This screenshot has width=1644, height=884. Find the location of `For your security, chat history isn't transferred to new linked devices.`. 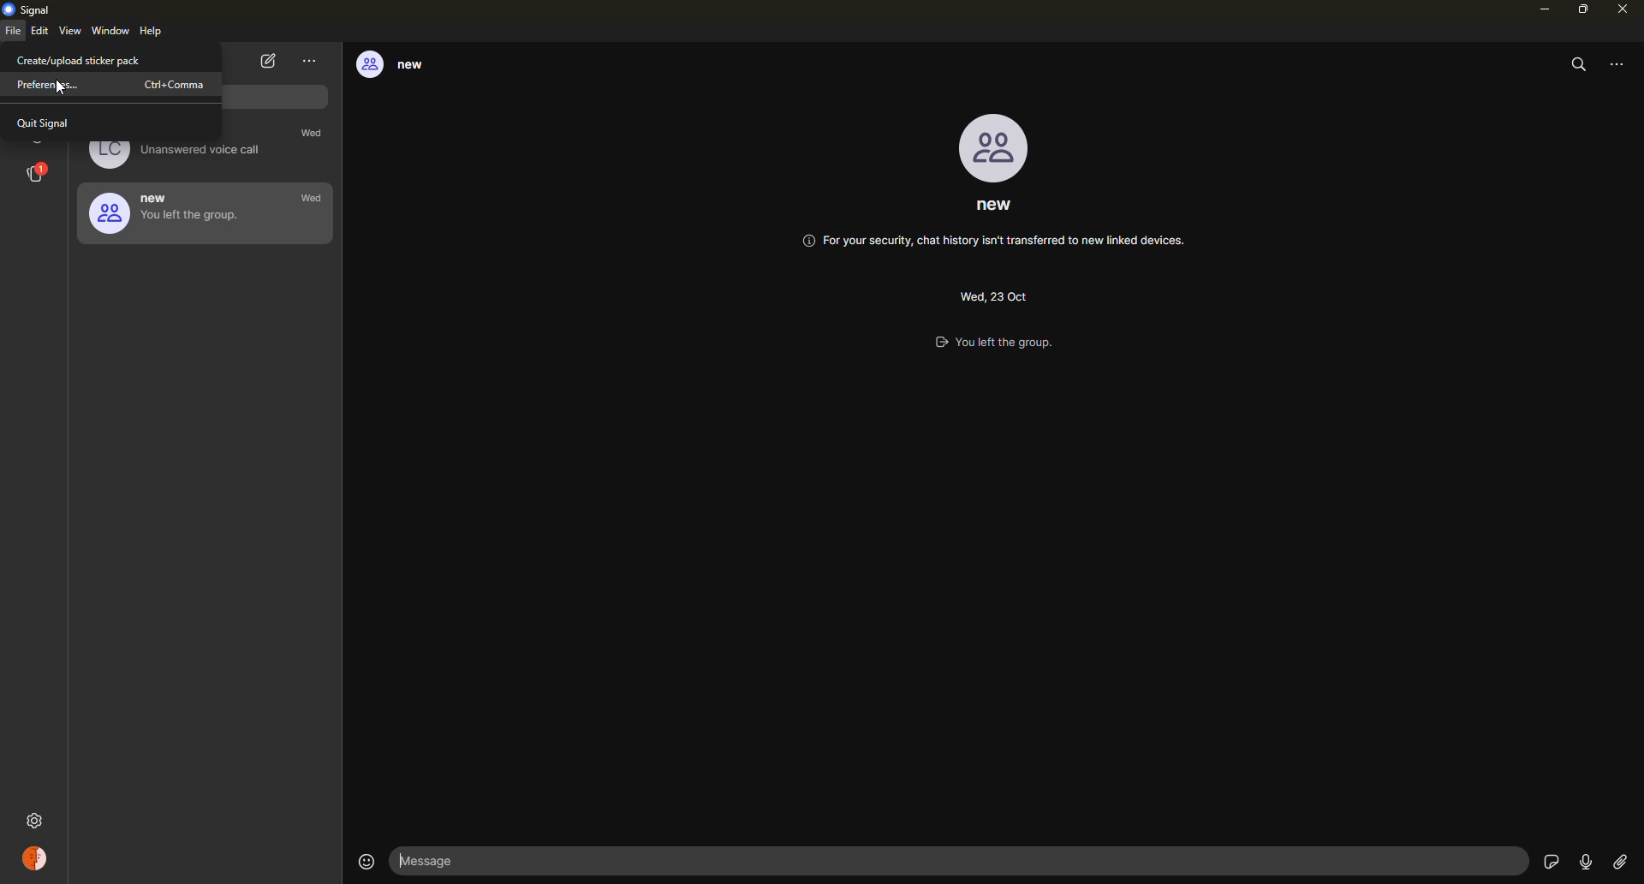

For your security, chat history isn't transferred to new linked devices. is located at coordinates (994, 244).